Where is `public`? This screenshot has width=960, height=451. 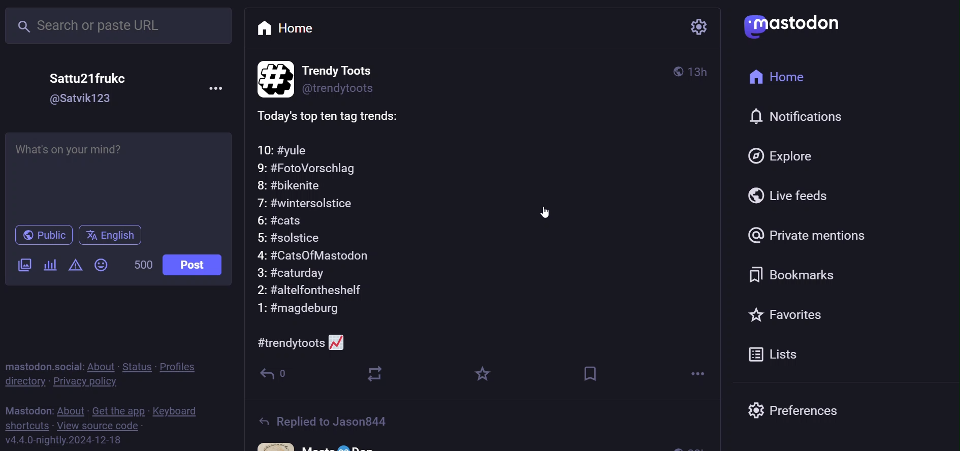 public is located at coordinates (46, 234).